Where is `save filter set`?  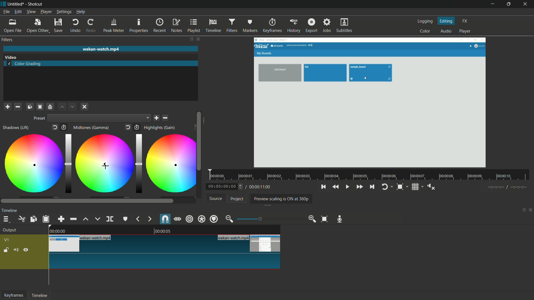 save filter set is located at coordinates (51, 107).